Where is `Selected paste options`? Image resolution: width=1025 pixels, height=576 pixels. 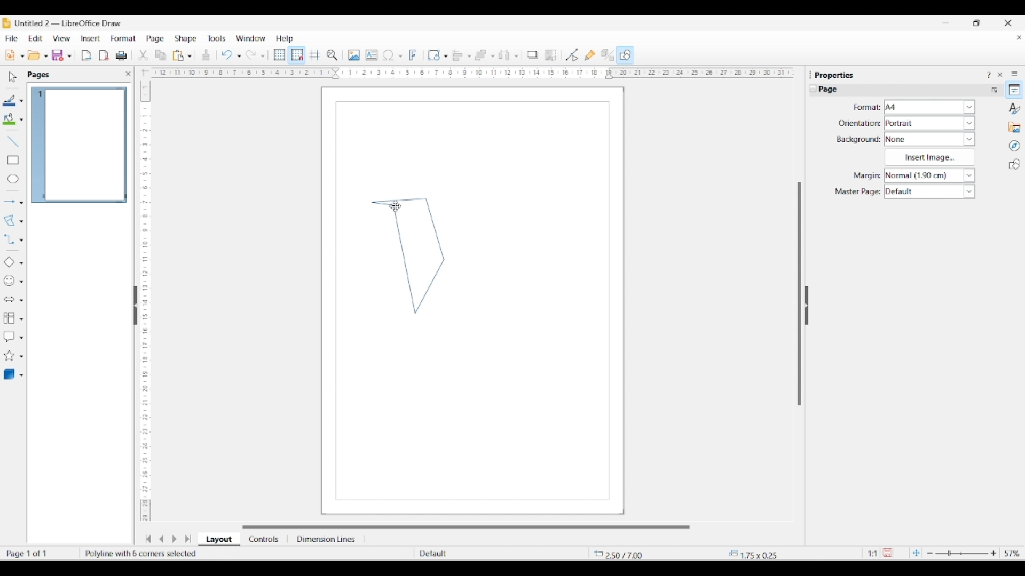 Selected paste options is located at coordinates (178, 55).